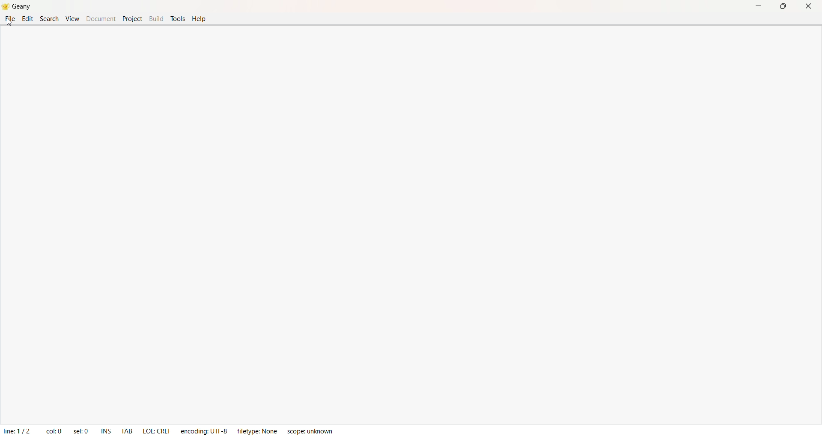  Describe the element at coordinates (49, 18) in the screenshot. I see `Search` at that location.